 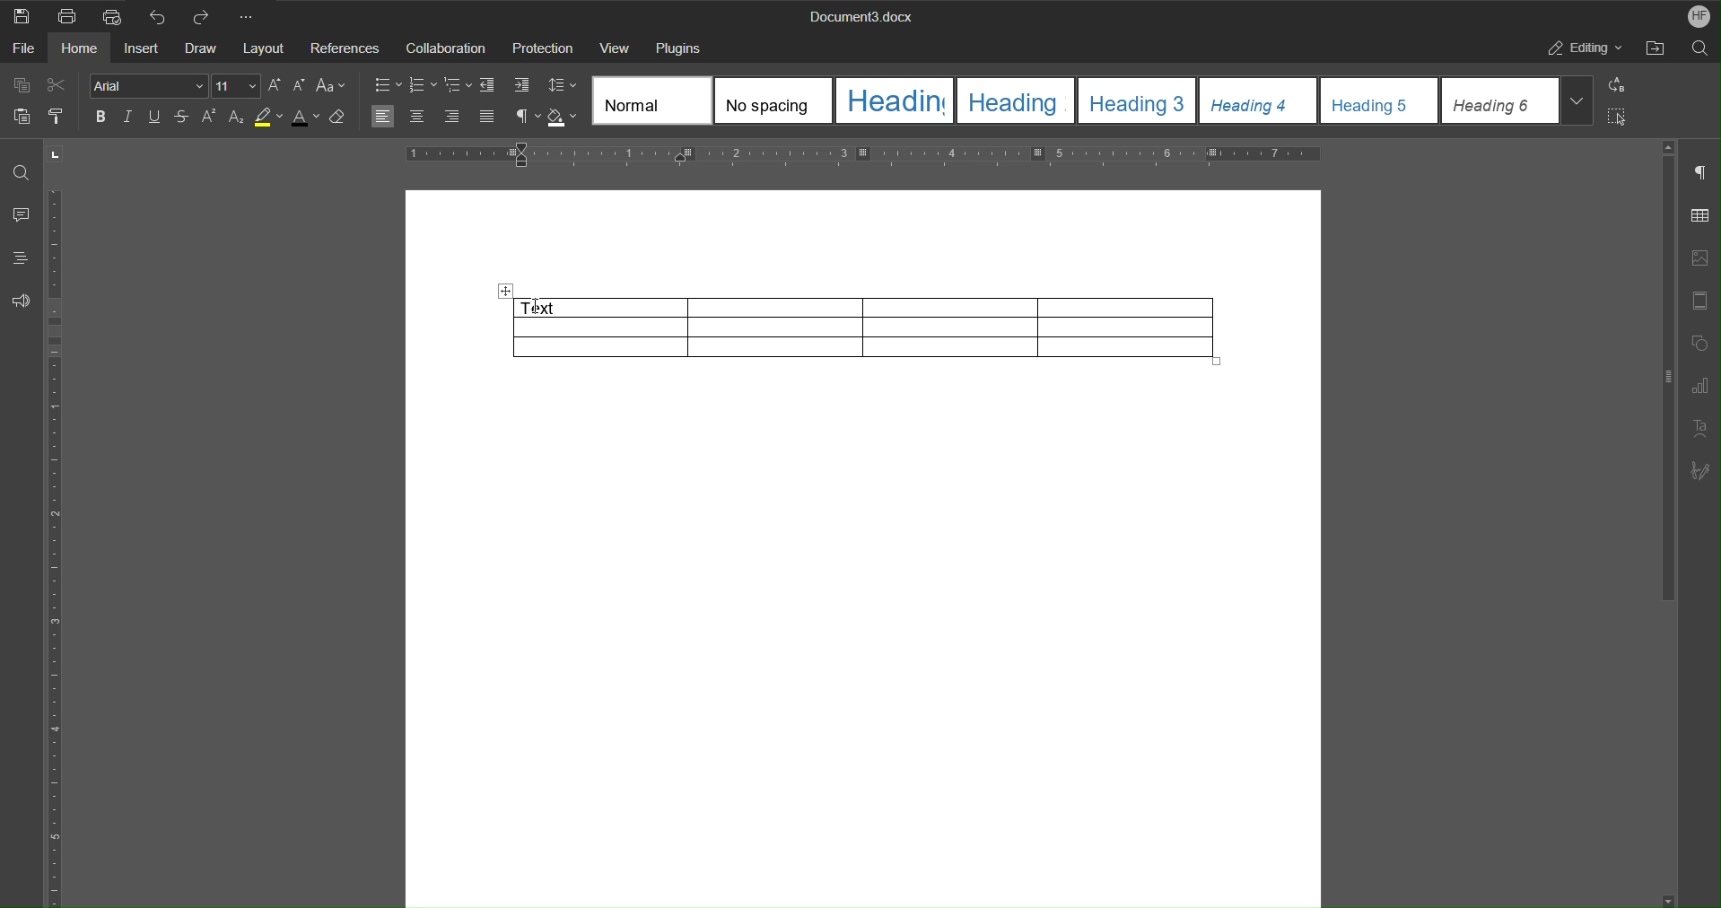 I want to click on Header/Footer, so click(x=1701, y=297).